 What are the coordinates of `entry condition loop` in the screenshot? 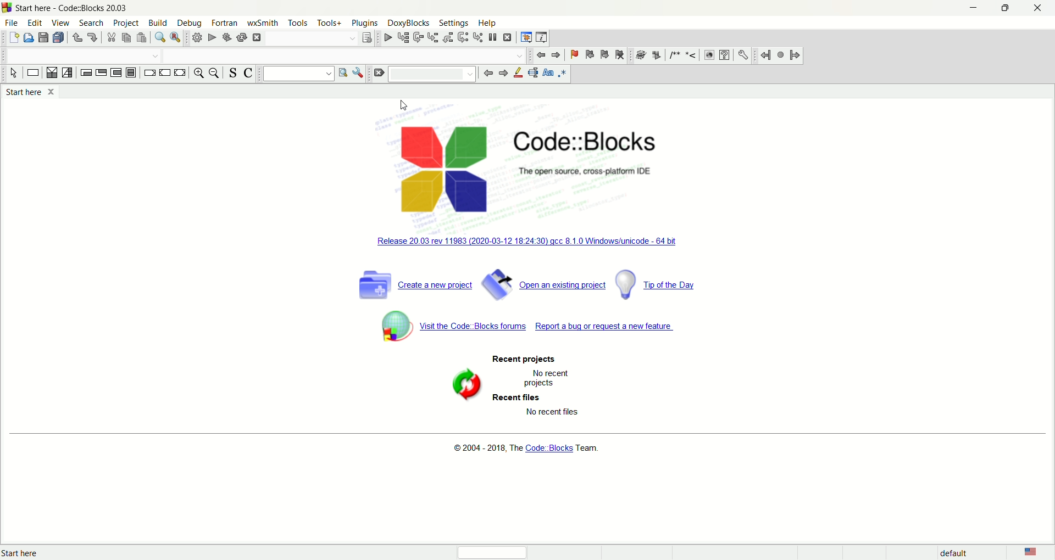 It's located at (86, 74).